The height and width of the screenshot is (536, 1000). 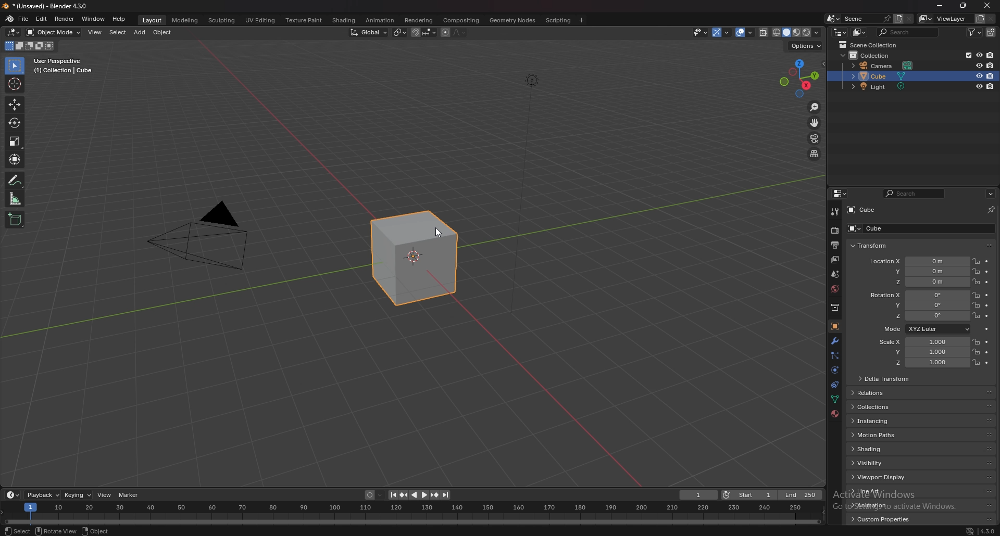 What do you see at coordinates (976, 305) in the screenshot?
I see `lock` at bounding box center [976, 305].